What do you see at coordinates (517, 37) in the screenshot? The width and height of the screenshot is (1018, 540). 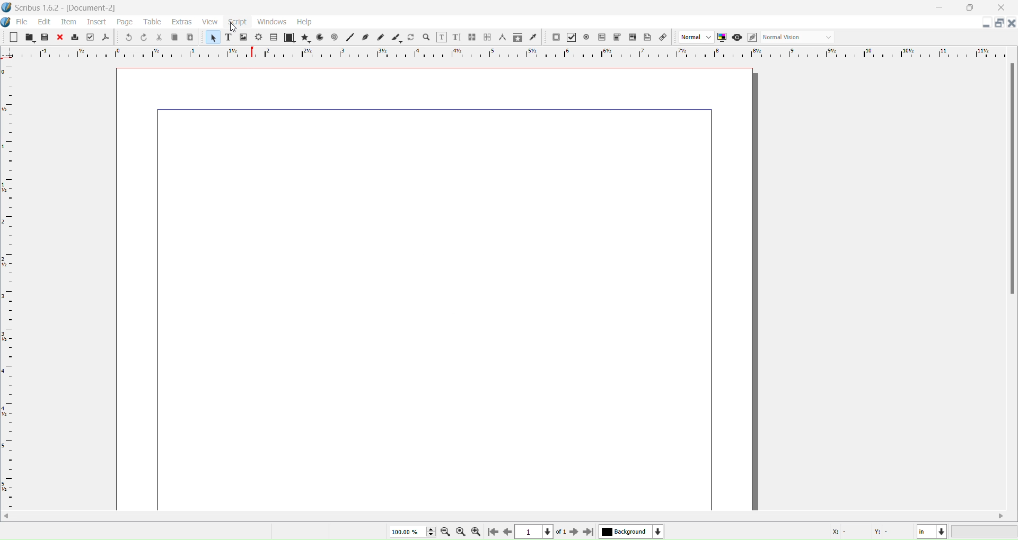 I see `Copy Item Properties` at bounding box center [517, 37].